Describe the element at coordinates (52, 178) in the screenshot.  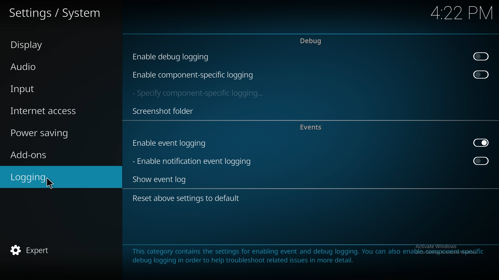
I see `logging` at that location.